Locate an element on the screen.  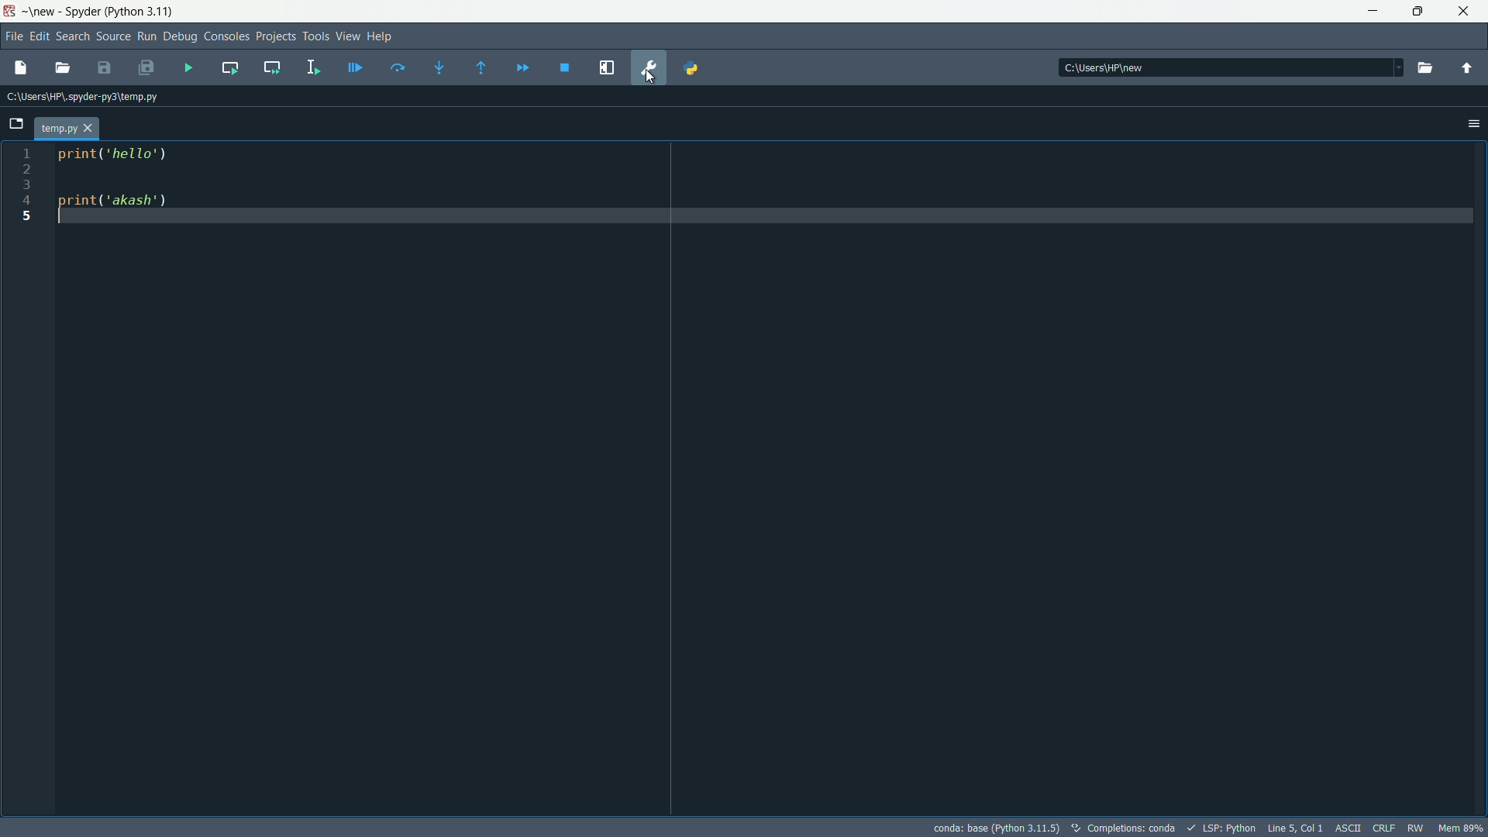
run menu is located at coordinates (146, 36).